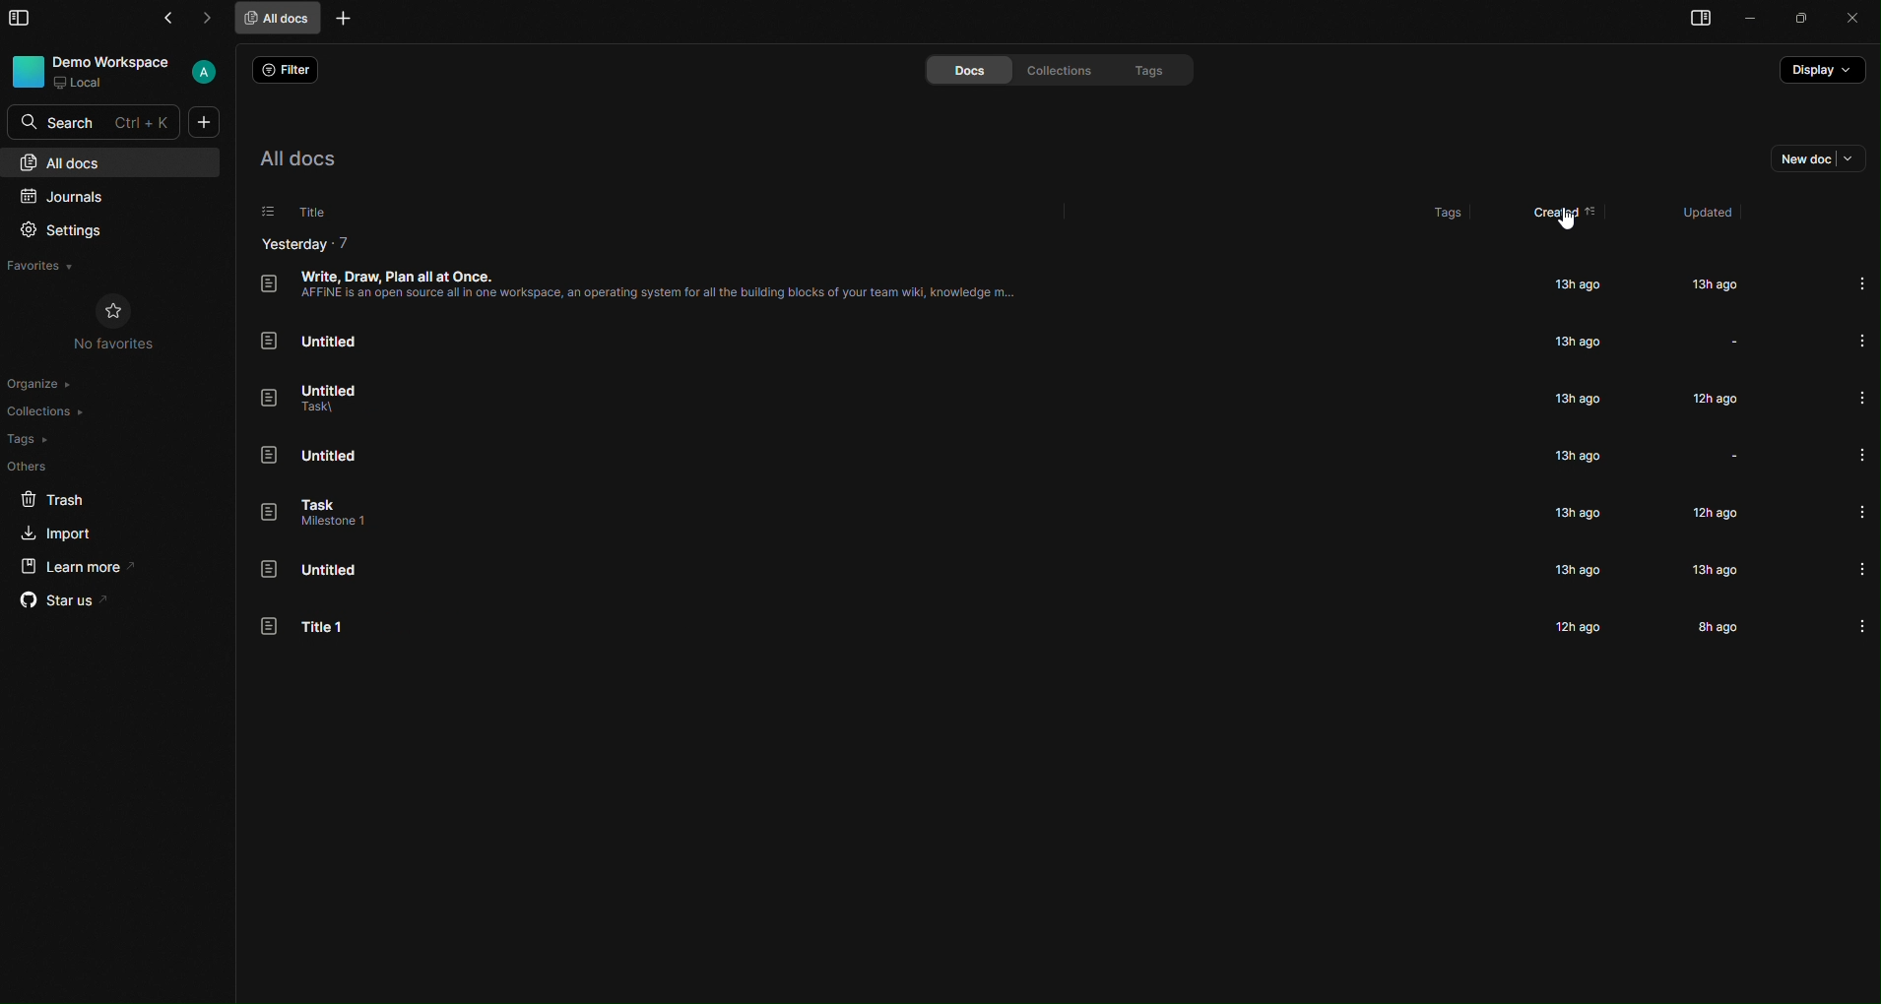 The height and width of the screenshot is (1004, 1881). What do you see at coordinates (1575, 340) in the screenshot?
I see `13h ago` at bounding box center [1575, 340].